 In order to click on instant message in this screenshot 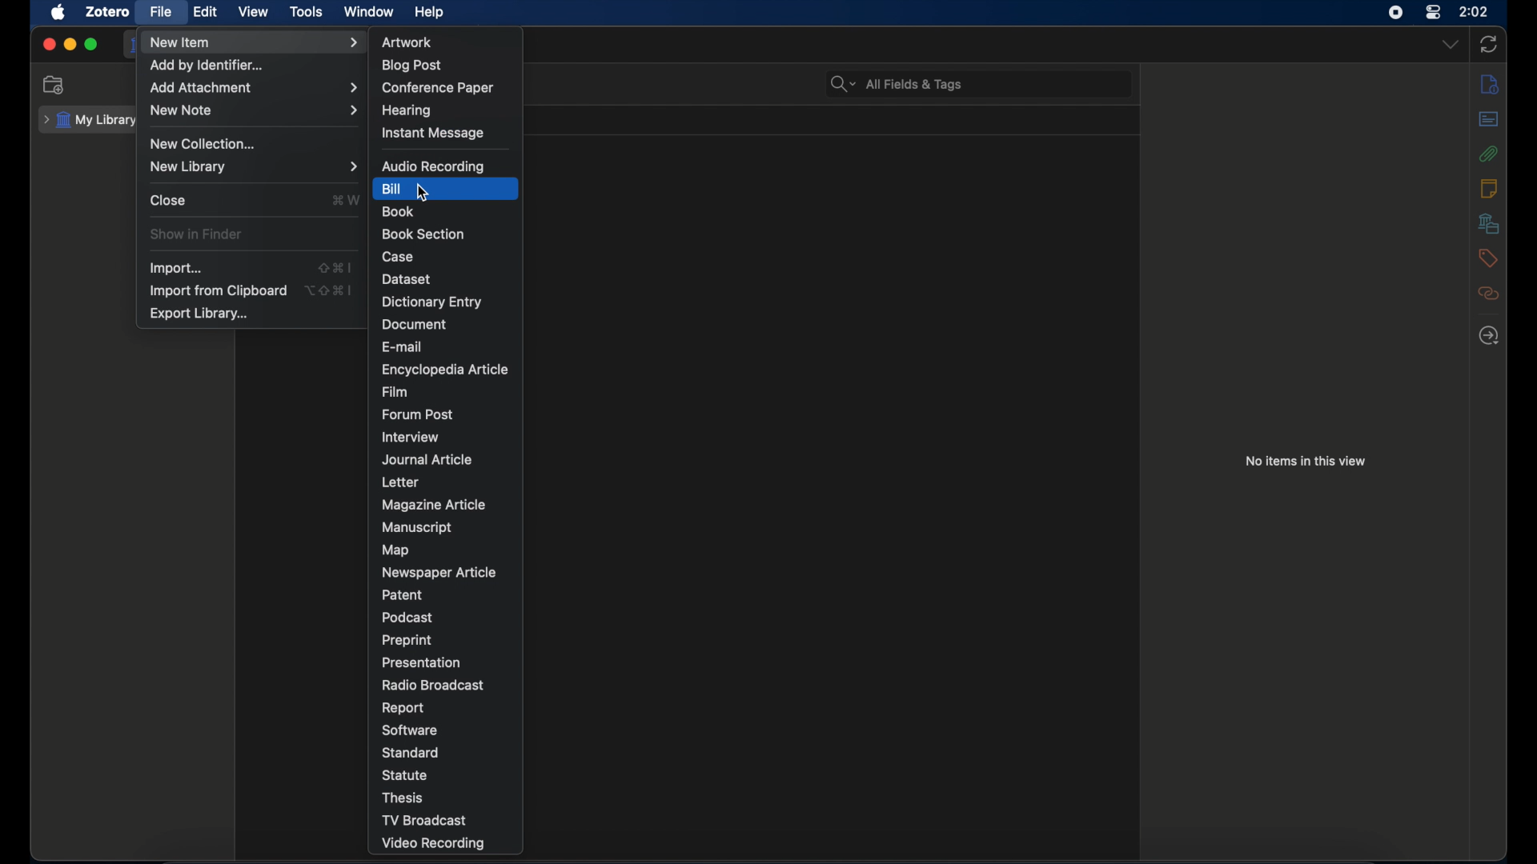, I will do `click(432, 134)`.